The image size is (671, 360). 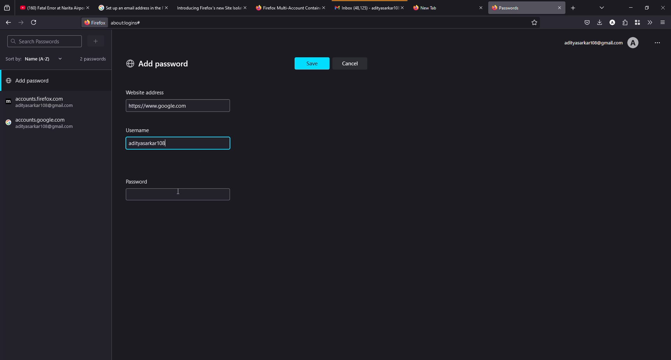 I want to click on tab, so click(x=50, y=8).